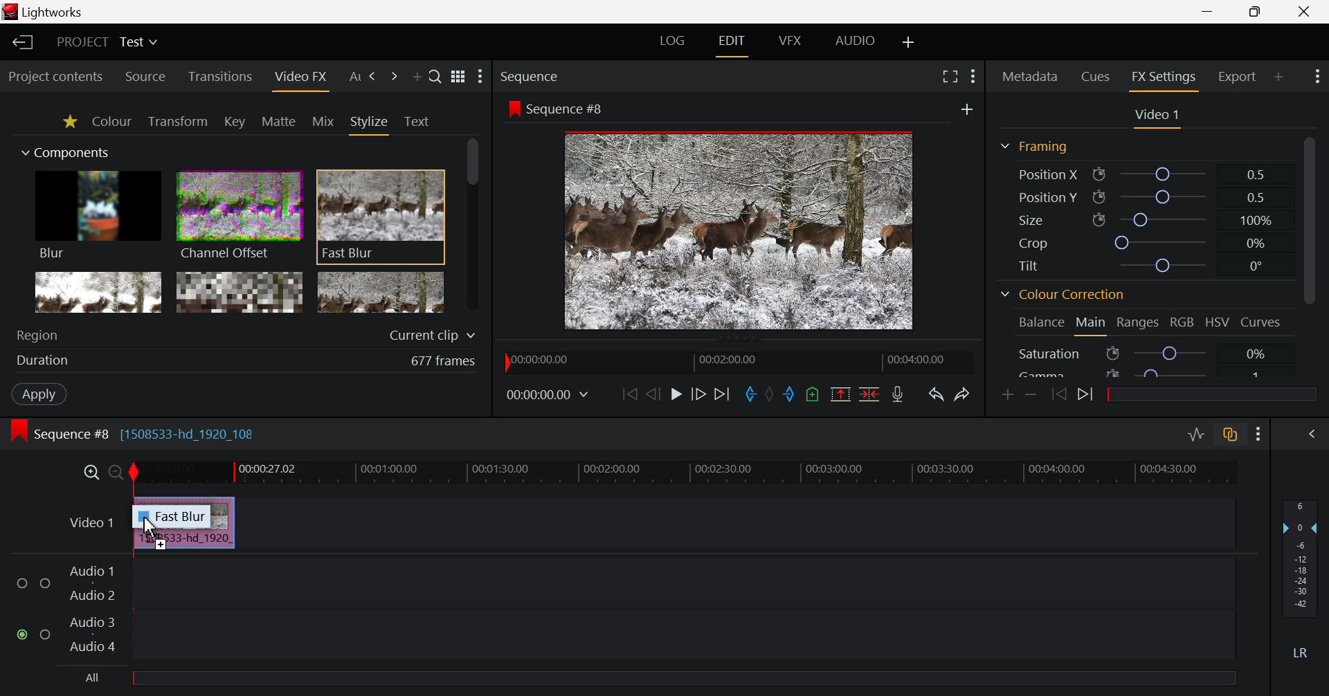  What do you see at coordinates (532, 76) in the screenshot?
I see `Sequence ` at bounding box center [532, 76].